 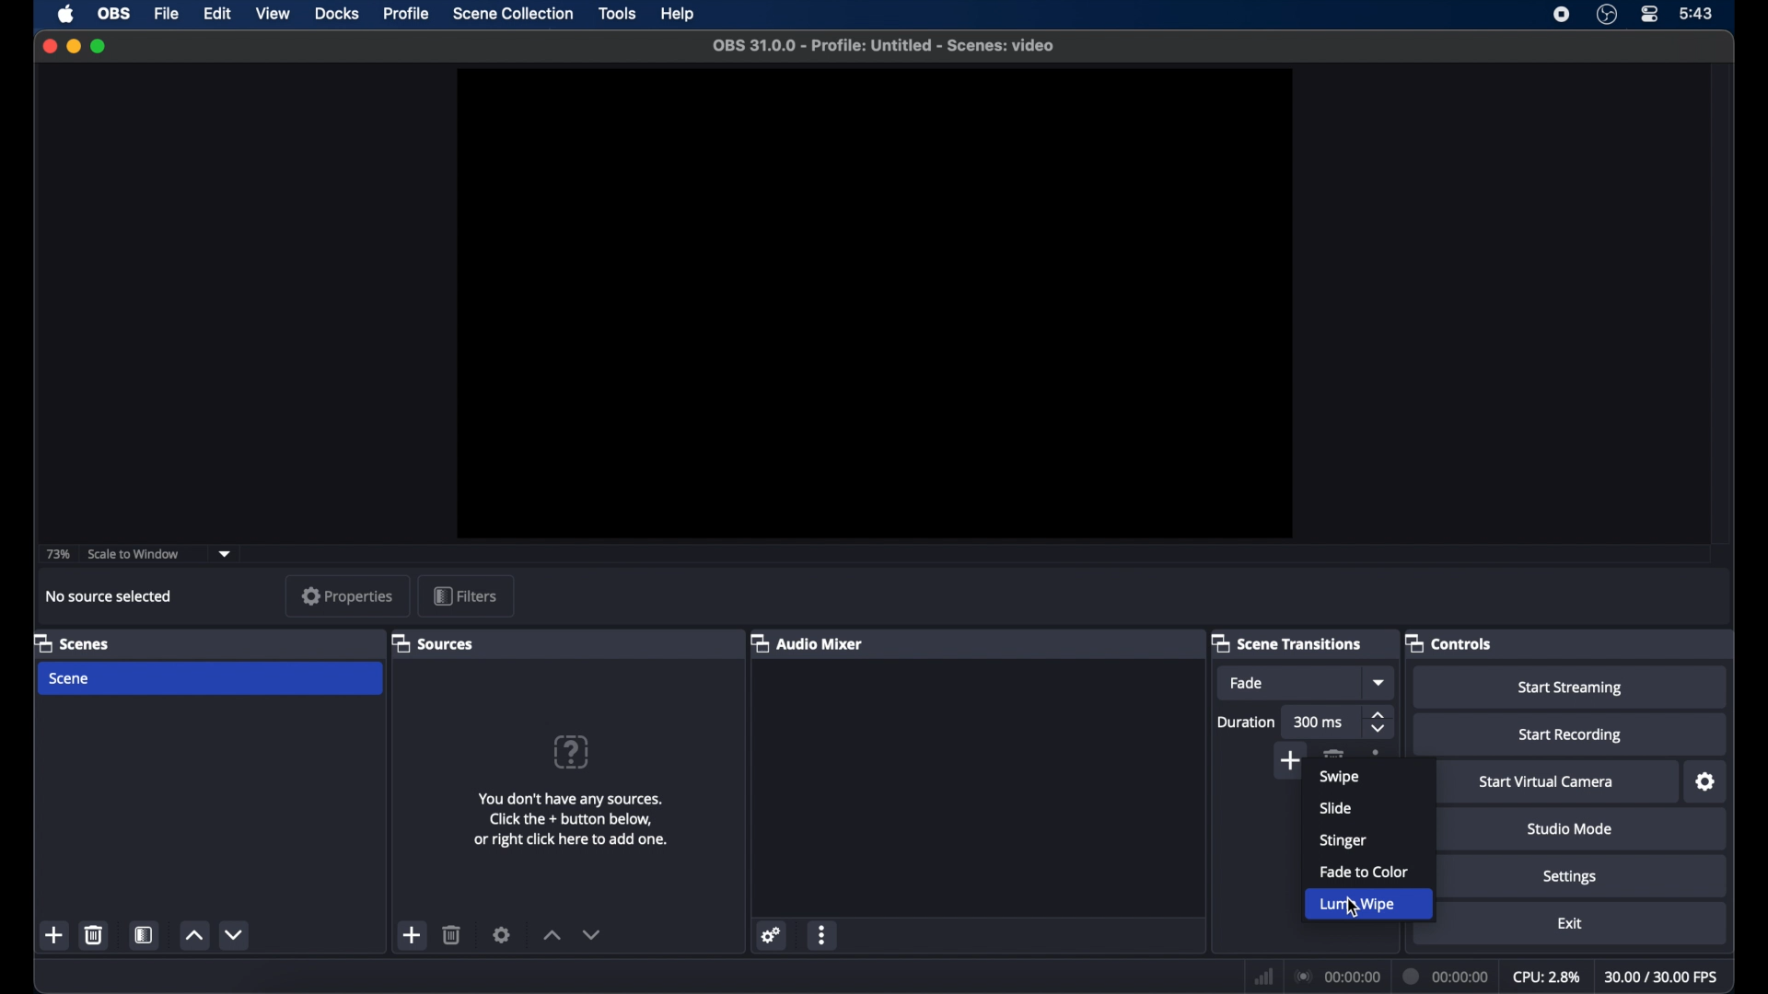 What do you see at coordinates (1545, 977) in the screenshot?
I see `cpu` at bounding box center [1545, 977].